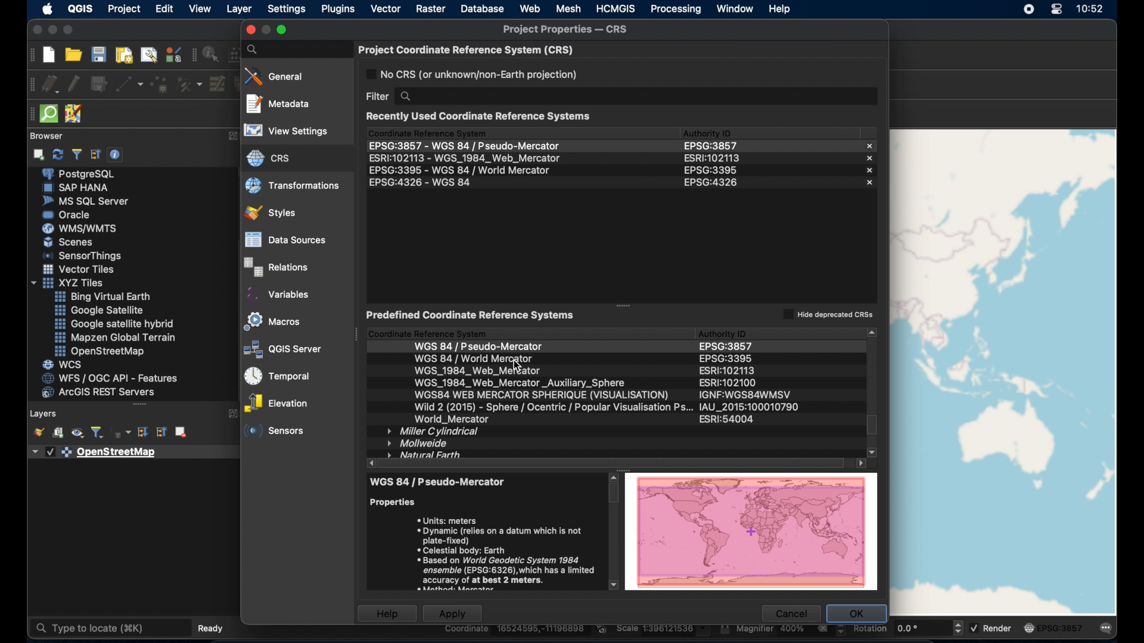 Image resolution: width=1144 pixels, height=643 pixels. I want to click on remove layer group, so click(181, 433).